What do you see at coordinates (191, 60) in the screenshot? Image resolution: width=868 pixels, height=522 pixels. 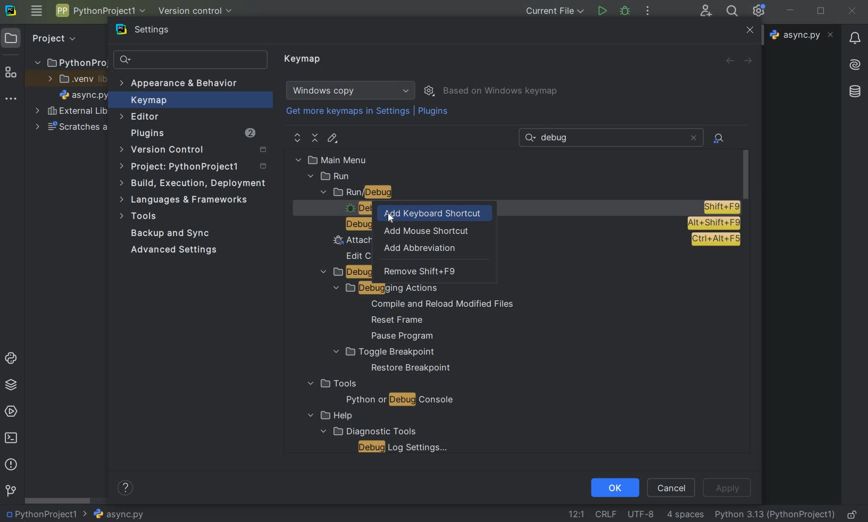 I see `search settings` at bounding box center [191, 60].